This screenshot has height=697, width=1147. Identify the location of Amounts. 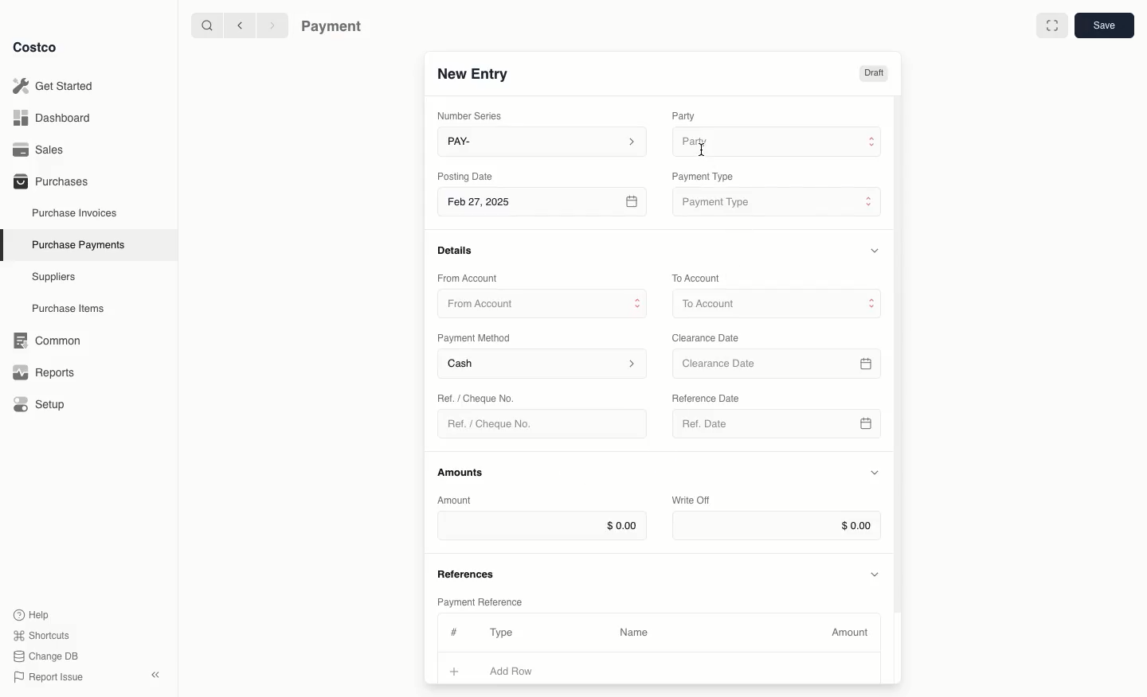
(462, 472).